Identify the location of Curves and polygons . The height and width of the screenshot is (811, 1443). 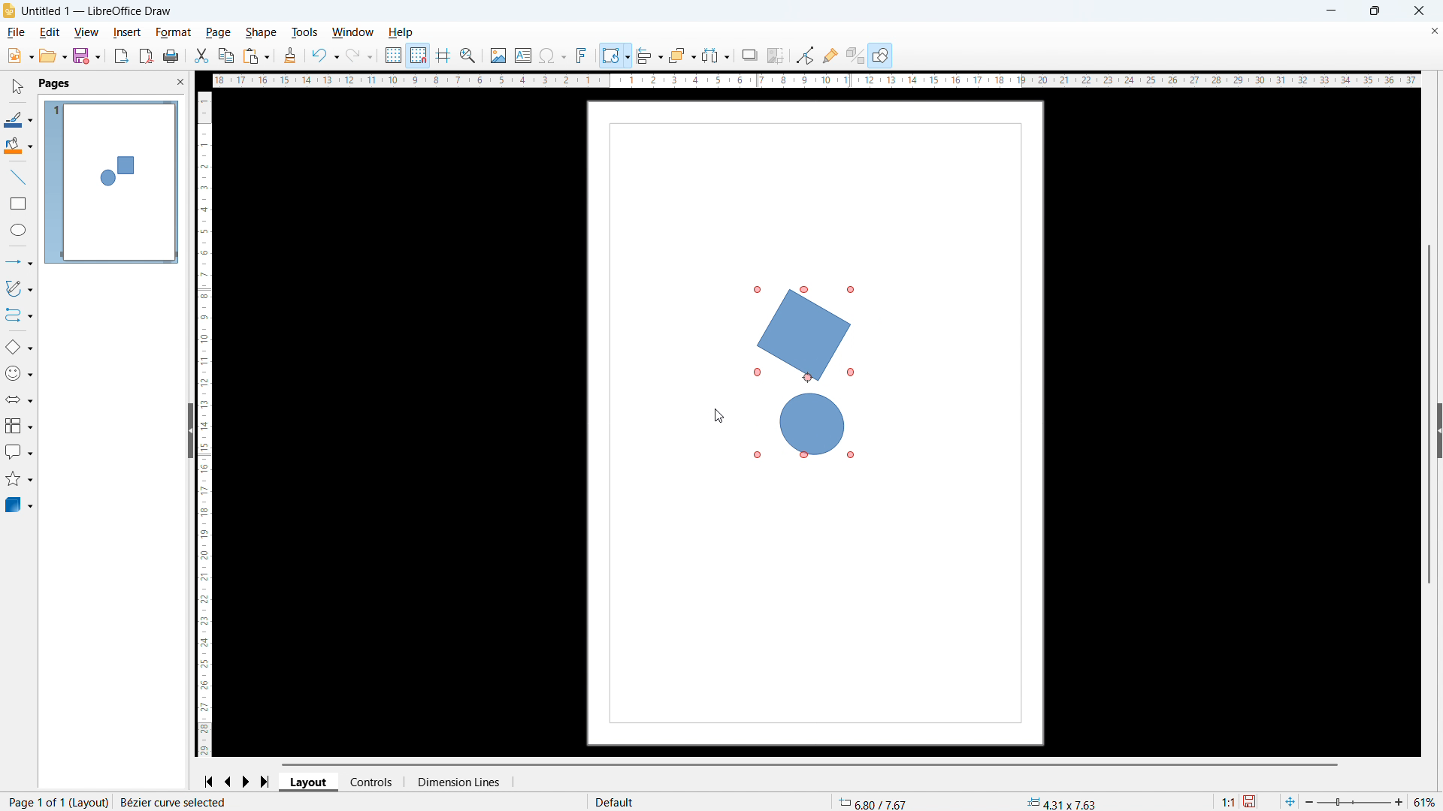
(20, 288).